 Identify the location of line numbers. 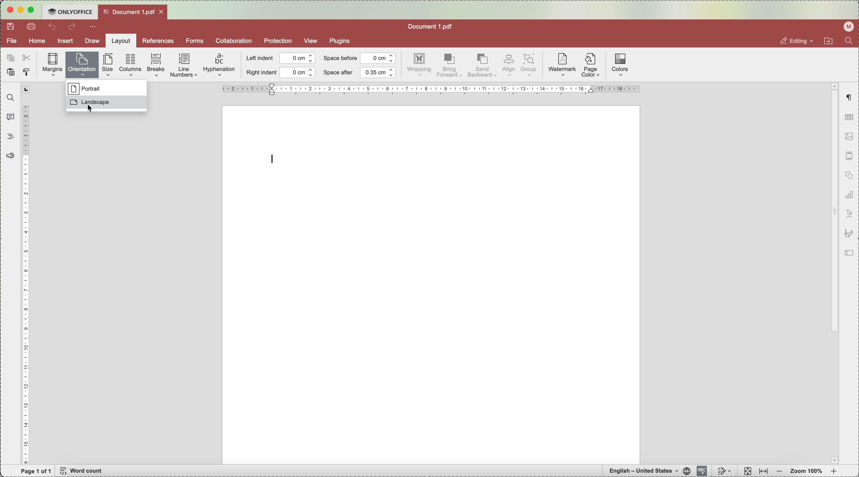
(185, 66).